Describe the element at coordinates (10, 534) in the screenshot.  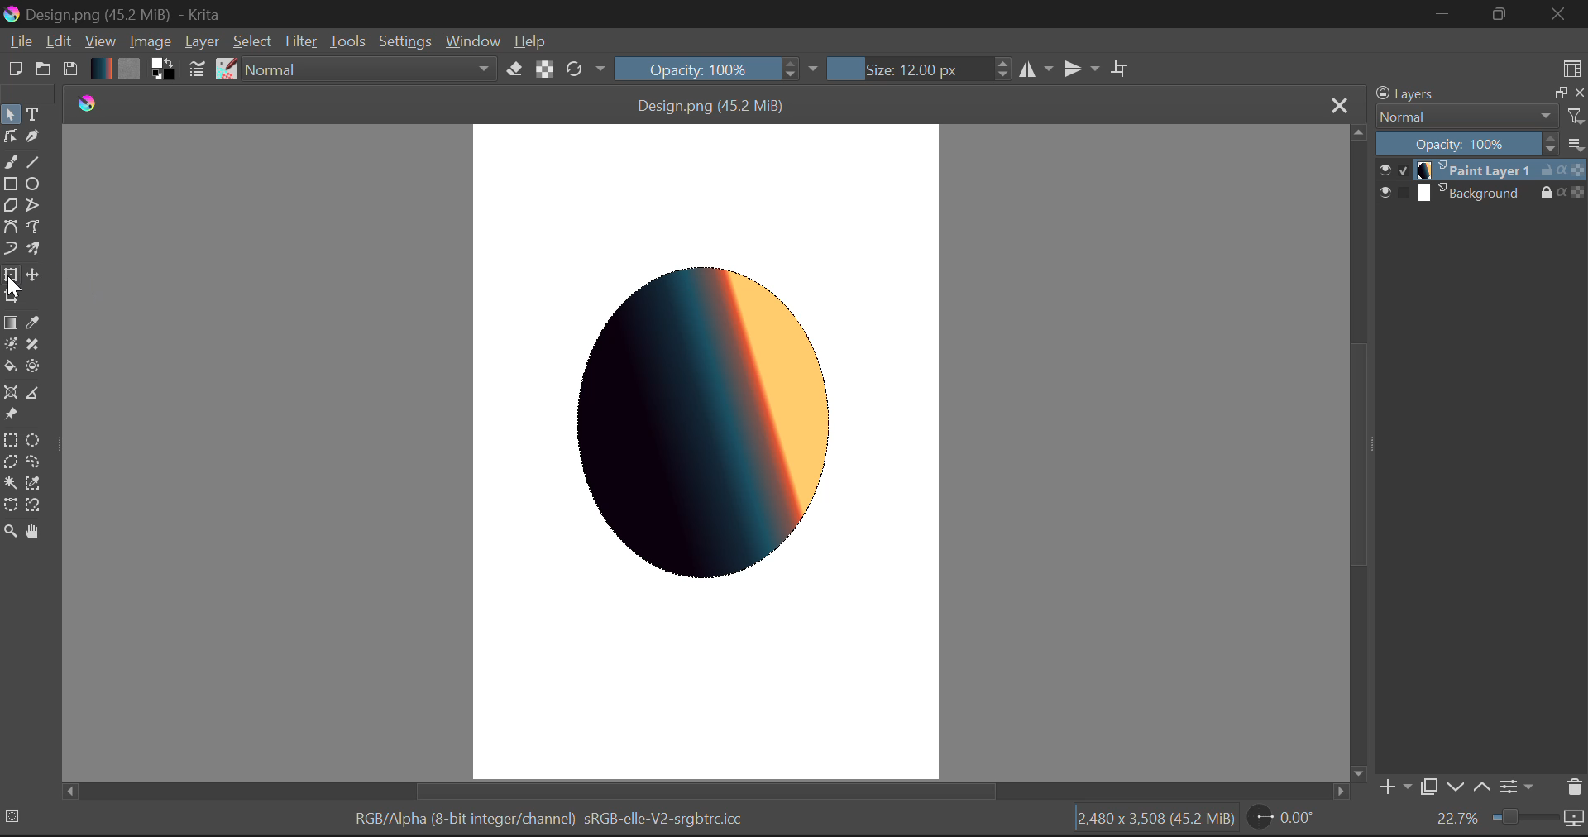
I see `Zoom` at that location.